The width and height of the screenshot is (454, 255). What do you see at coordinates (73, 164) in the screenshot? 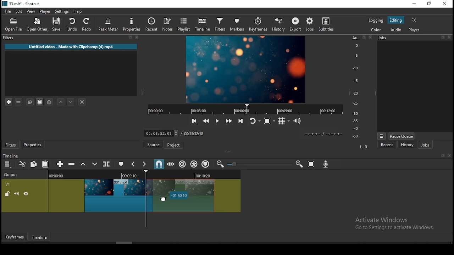
I see `ripple delete` at bounding box center [73, 164].